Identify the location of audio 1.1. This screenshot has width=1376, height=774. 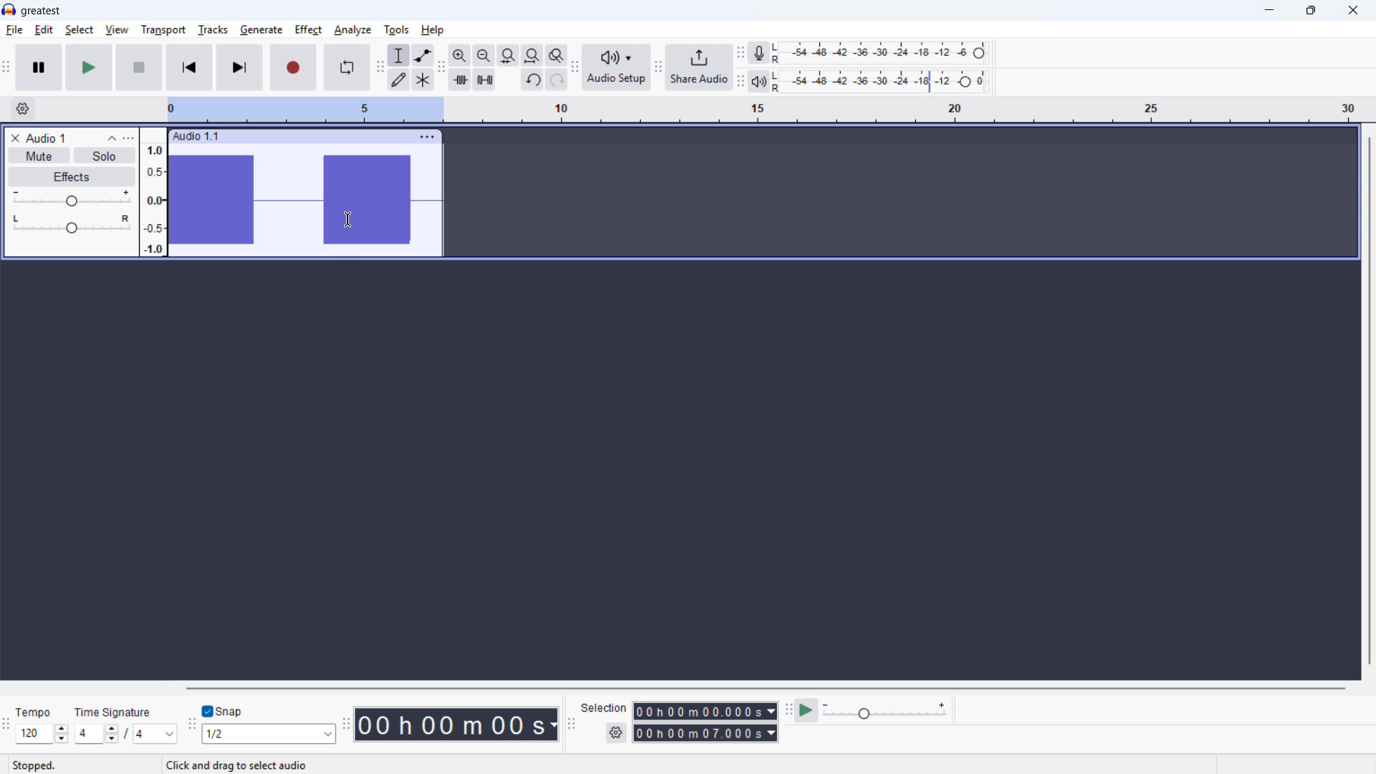
(196, 135).